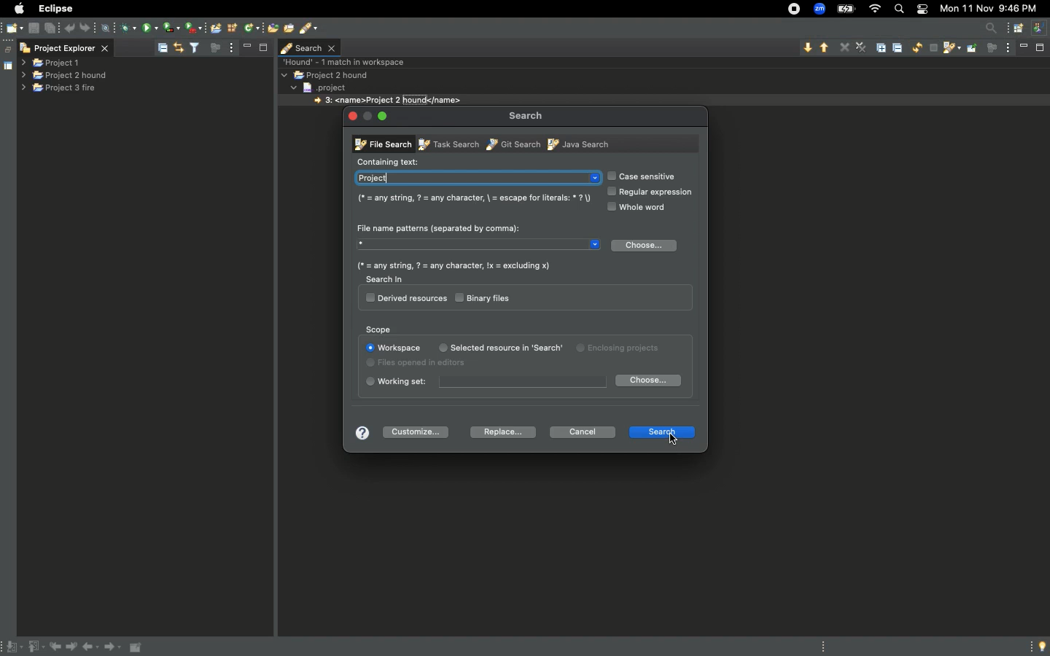 The height and width of the screenshot is (656, 1050). What do you see at coordinates (367, 118) in the screenshot?
I see `minimise` at bounding box center [367, 118].